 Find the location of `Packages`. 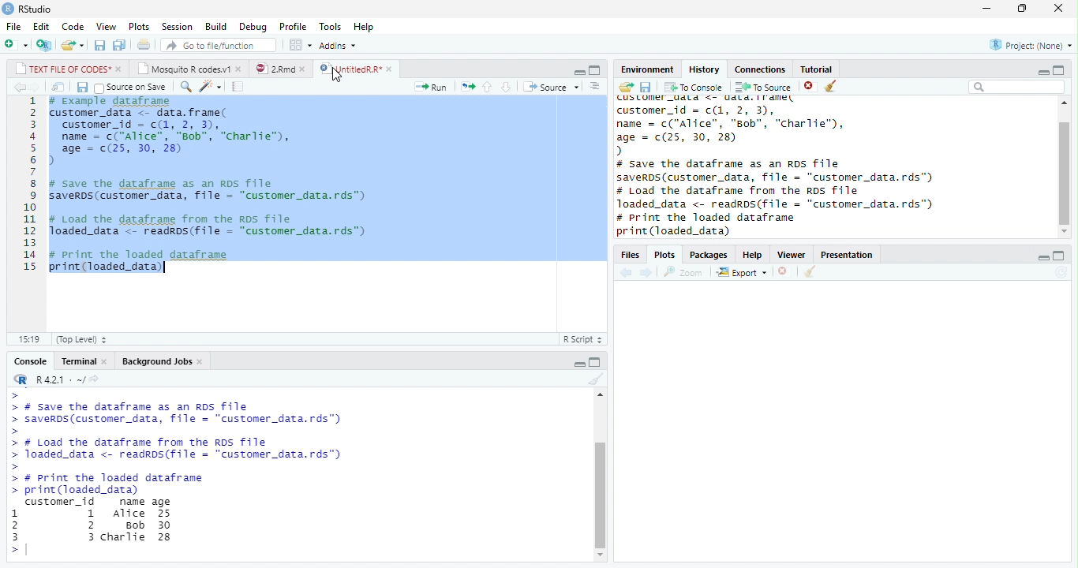

Packages is located at coordinates (706, 256).